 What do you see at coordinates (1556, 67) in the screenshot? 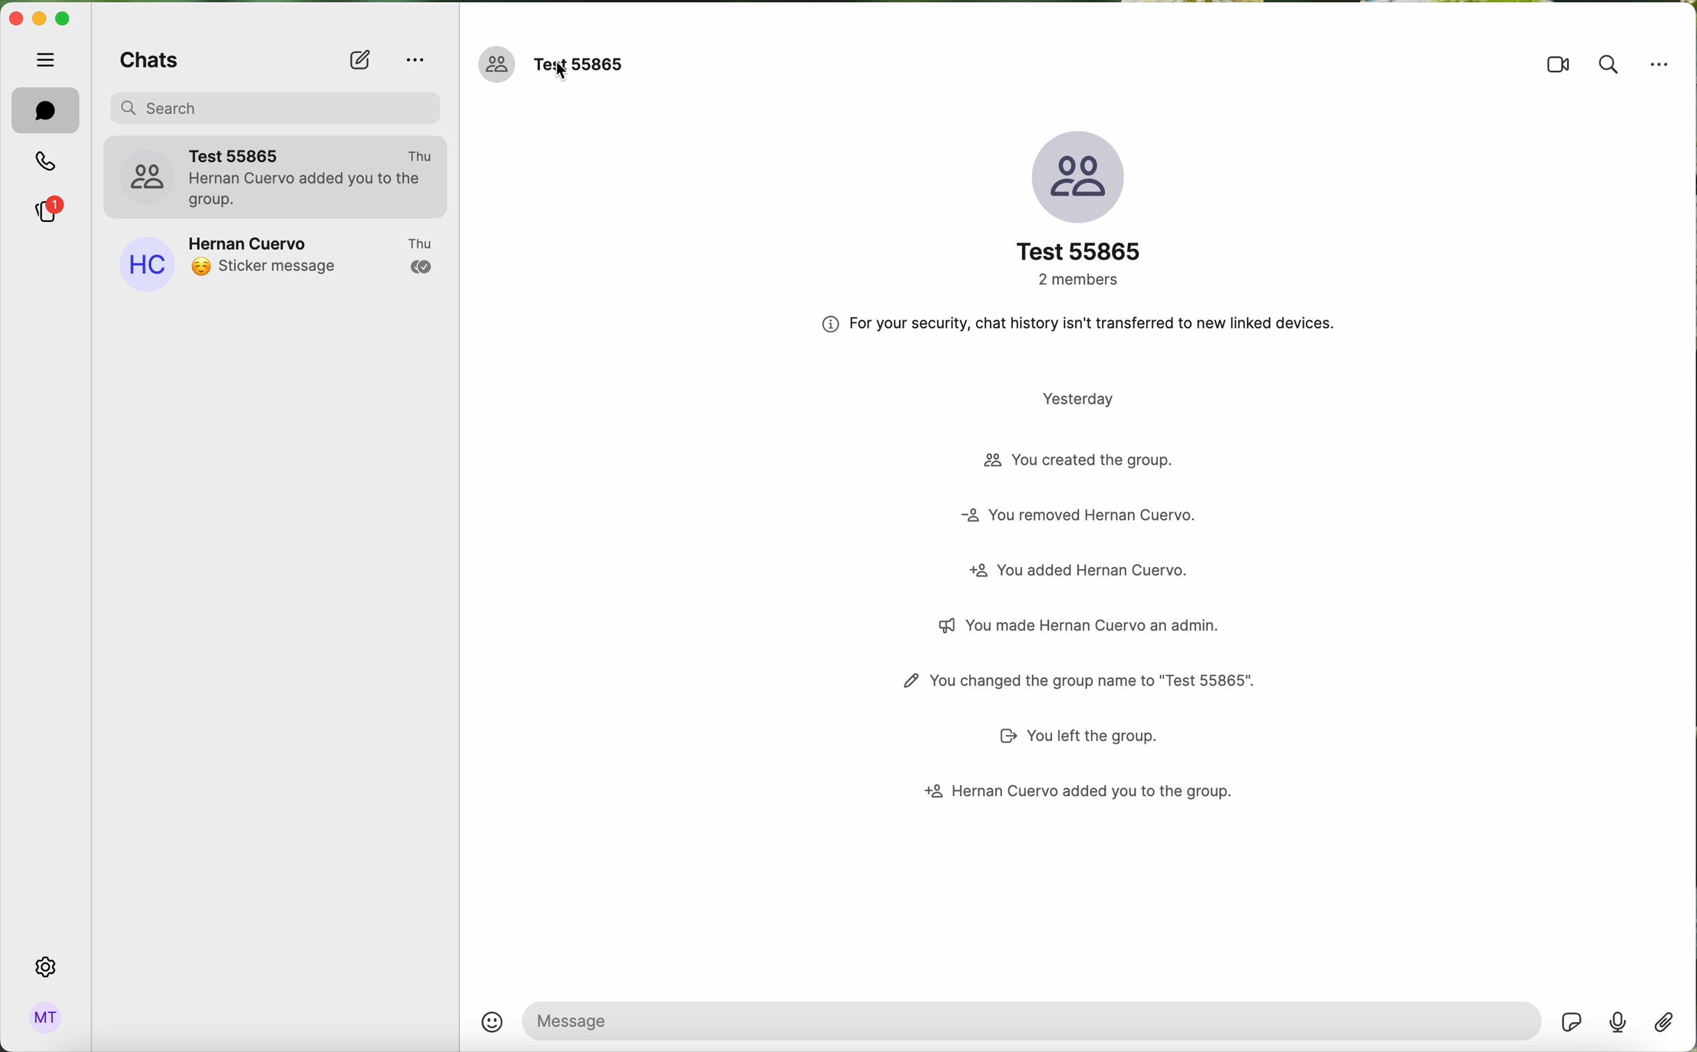
I see `videocall` at bounding box center [1556, 67].